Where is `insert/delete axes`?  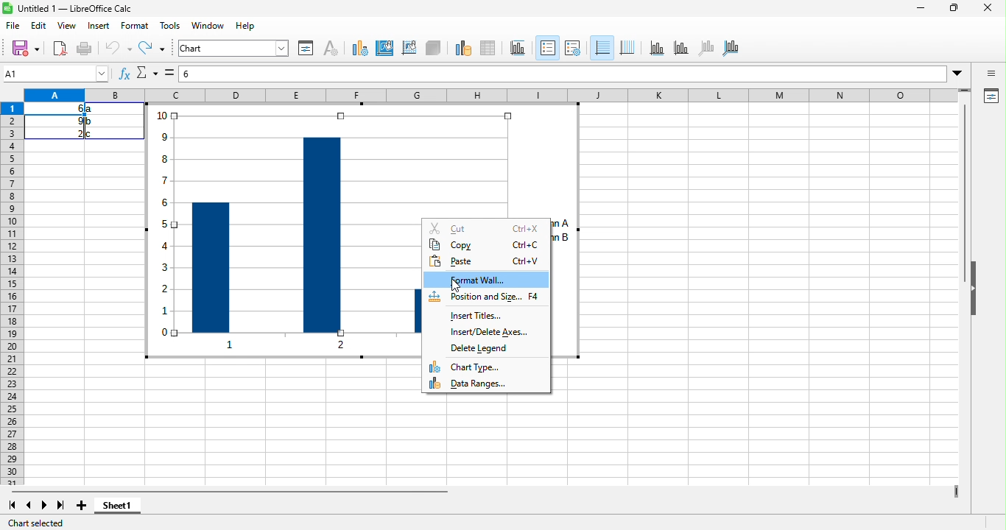 insert/delete axes is located at coordinates (495, 333).